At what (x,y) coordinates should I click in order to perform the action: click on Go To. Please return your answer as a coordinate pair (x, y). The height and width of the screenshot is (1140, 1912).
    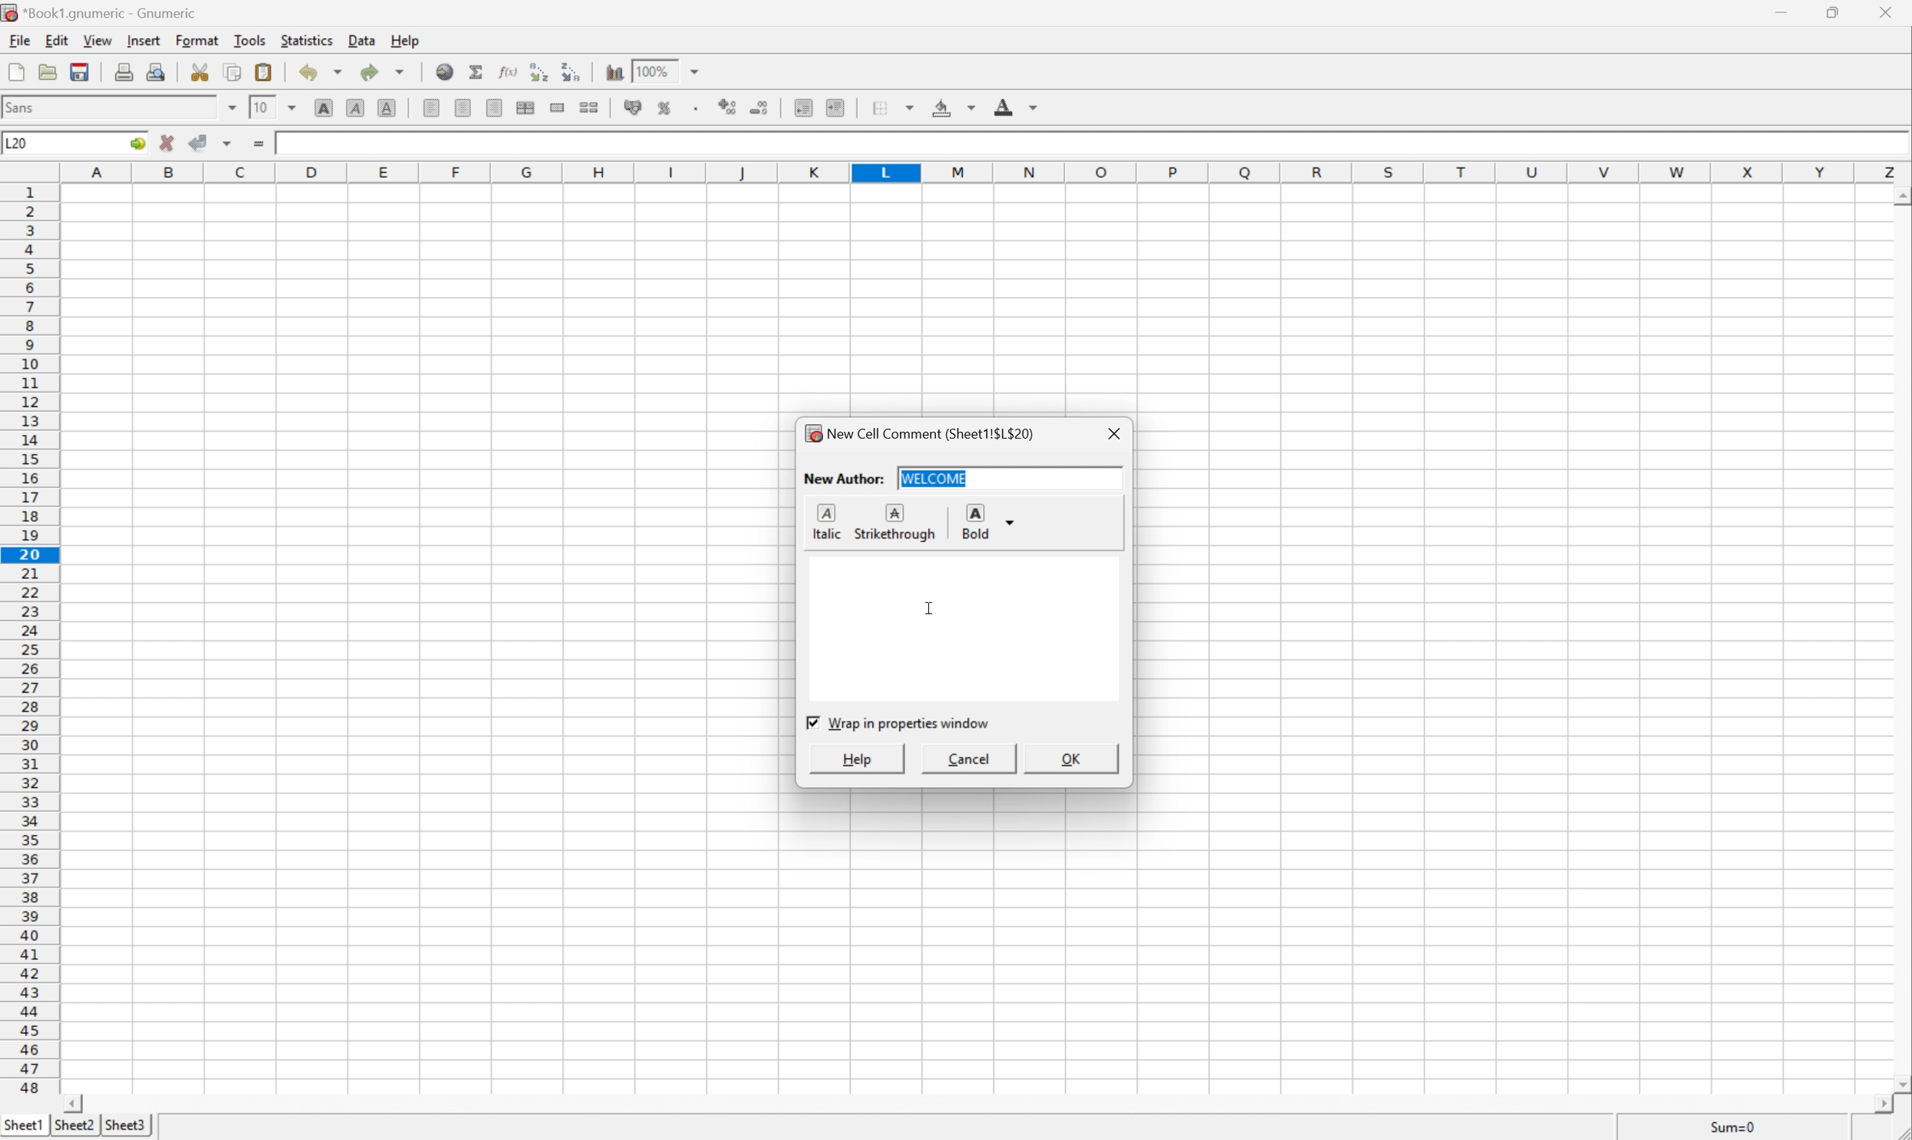
    Looking at the image, I should click on (138, 144).